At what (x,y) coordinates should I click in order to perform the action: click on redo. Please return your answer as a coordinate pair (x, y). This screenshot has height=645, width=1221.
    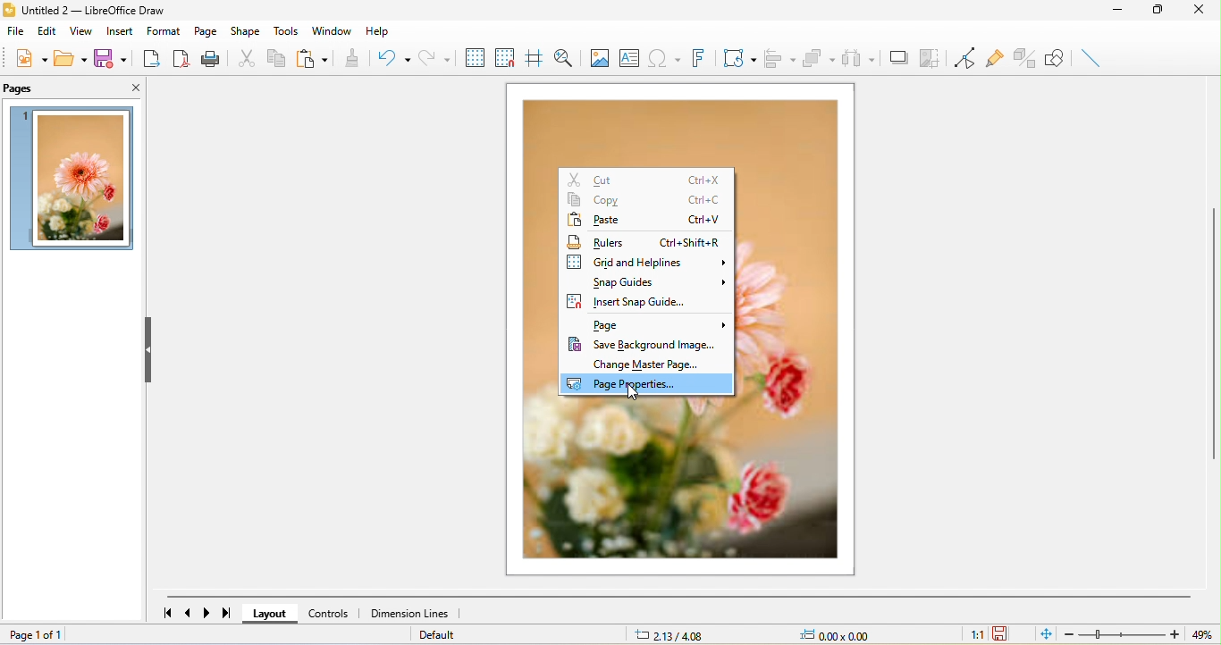
    Looking at the image, I should click on (438, 54).